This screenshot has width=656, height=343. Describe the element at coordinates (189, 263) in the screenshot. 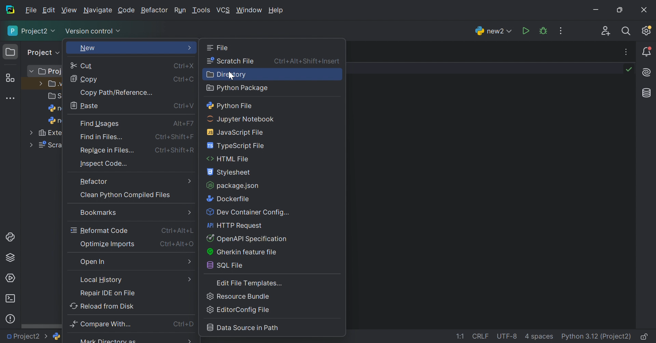

I see `More` at that location.